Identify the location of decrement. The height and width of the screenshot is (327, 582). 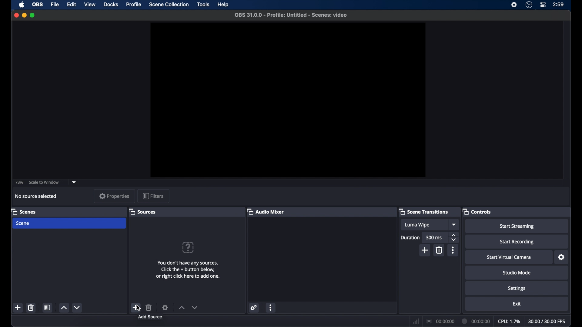
(78, 308).